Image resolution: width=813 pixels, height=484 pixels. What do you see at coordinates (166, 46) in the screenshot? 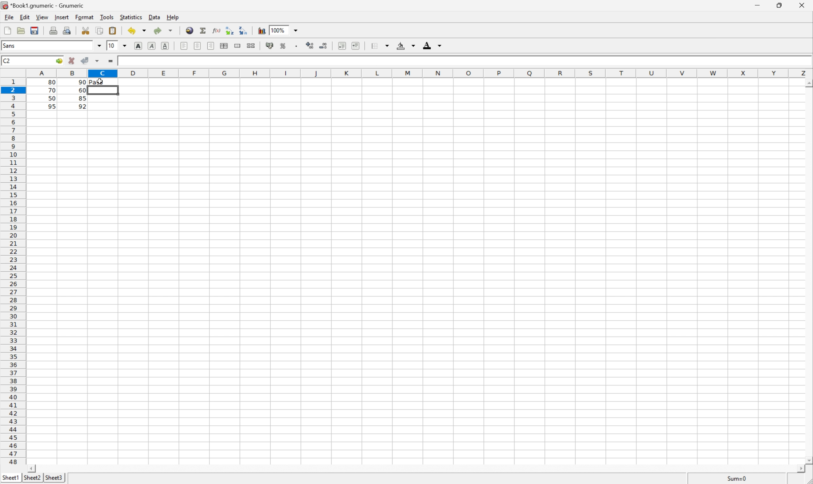
I see `Underline` at bounding box center [166, 46].